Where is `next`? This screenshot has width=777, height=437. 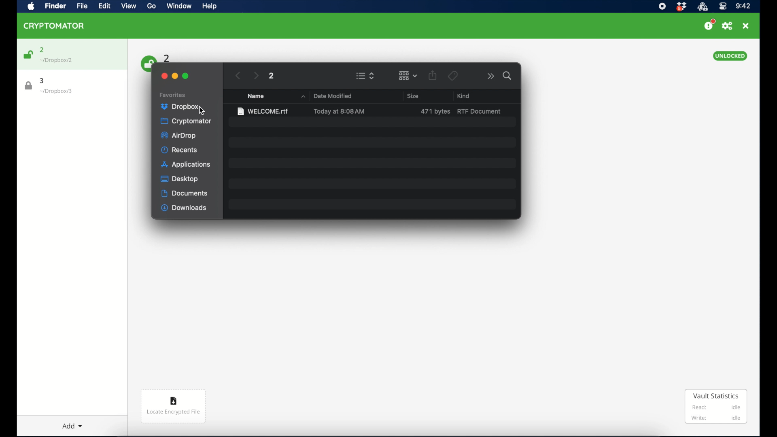 next is located at coordinates (256, 76).